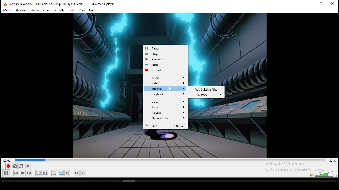  Describe the element at coordinates (38, 173) in the screenshot. I see `toggle video in fullscreen` at that location.